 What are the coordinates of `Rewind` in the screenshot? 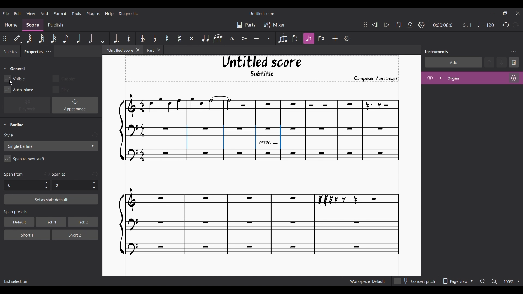 It's located at (375, 25).